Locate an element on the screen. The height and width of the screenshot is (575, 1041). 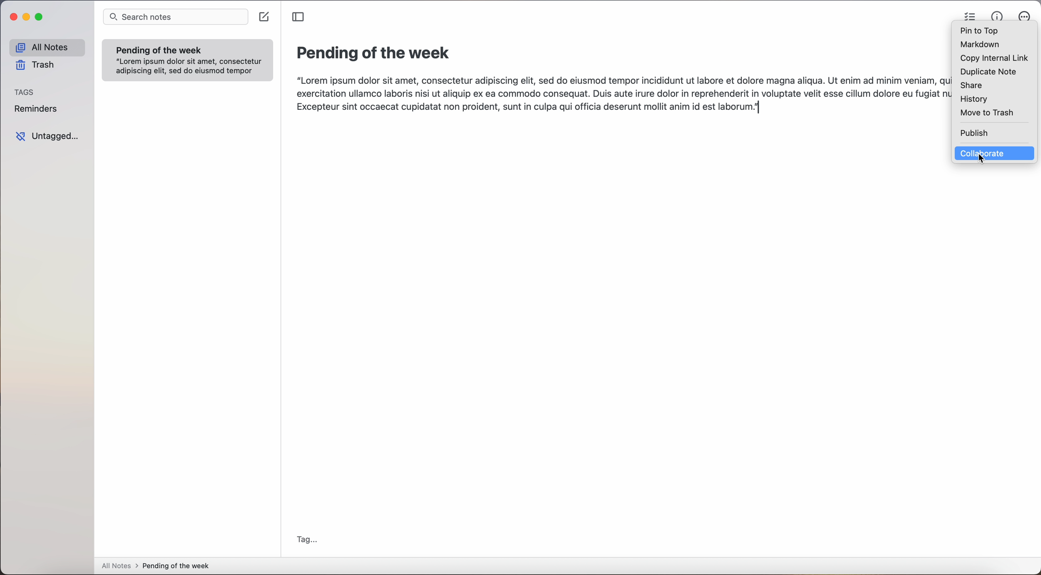
check list is located at coordinates (967, 15).